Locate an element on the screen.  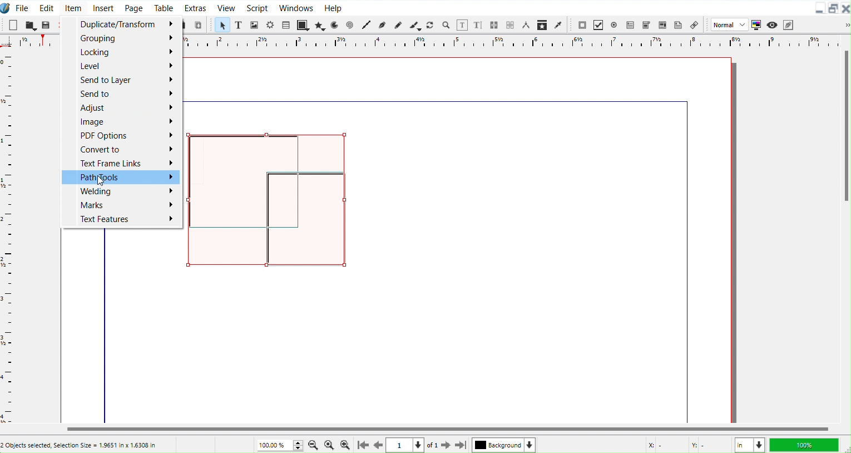
Script is located at coordinates (258, 7).